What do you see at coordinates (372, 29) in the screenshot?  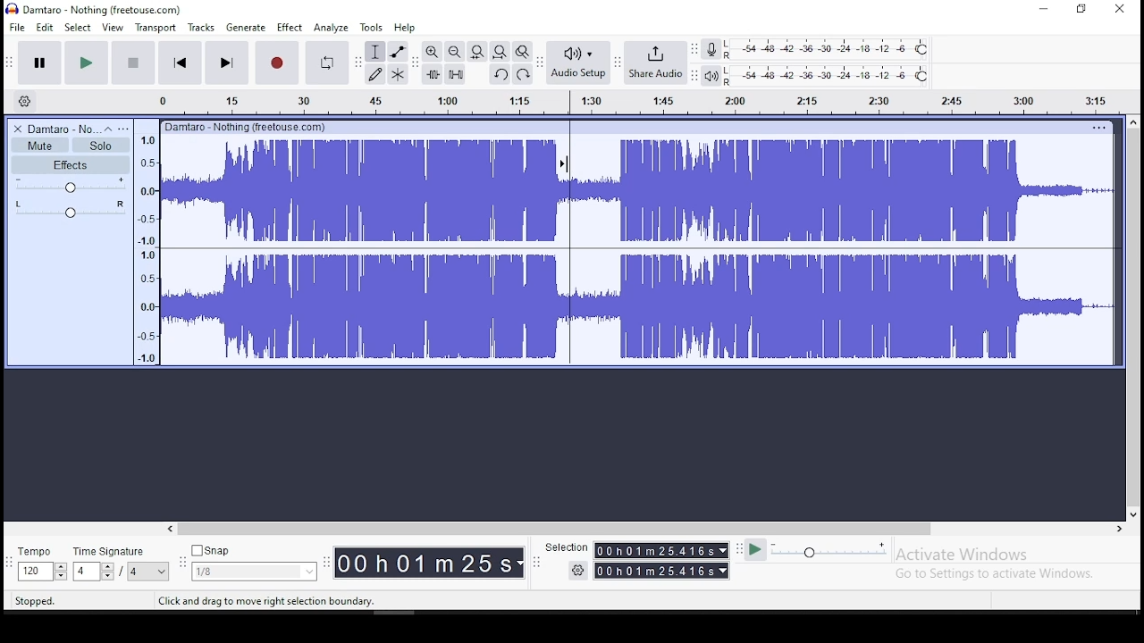 I see `tools` at bounding box center [372, 29].